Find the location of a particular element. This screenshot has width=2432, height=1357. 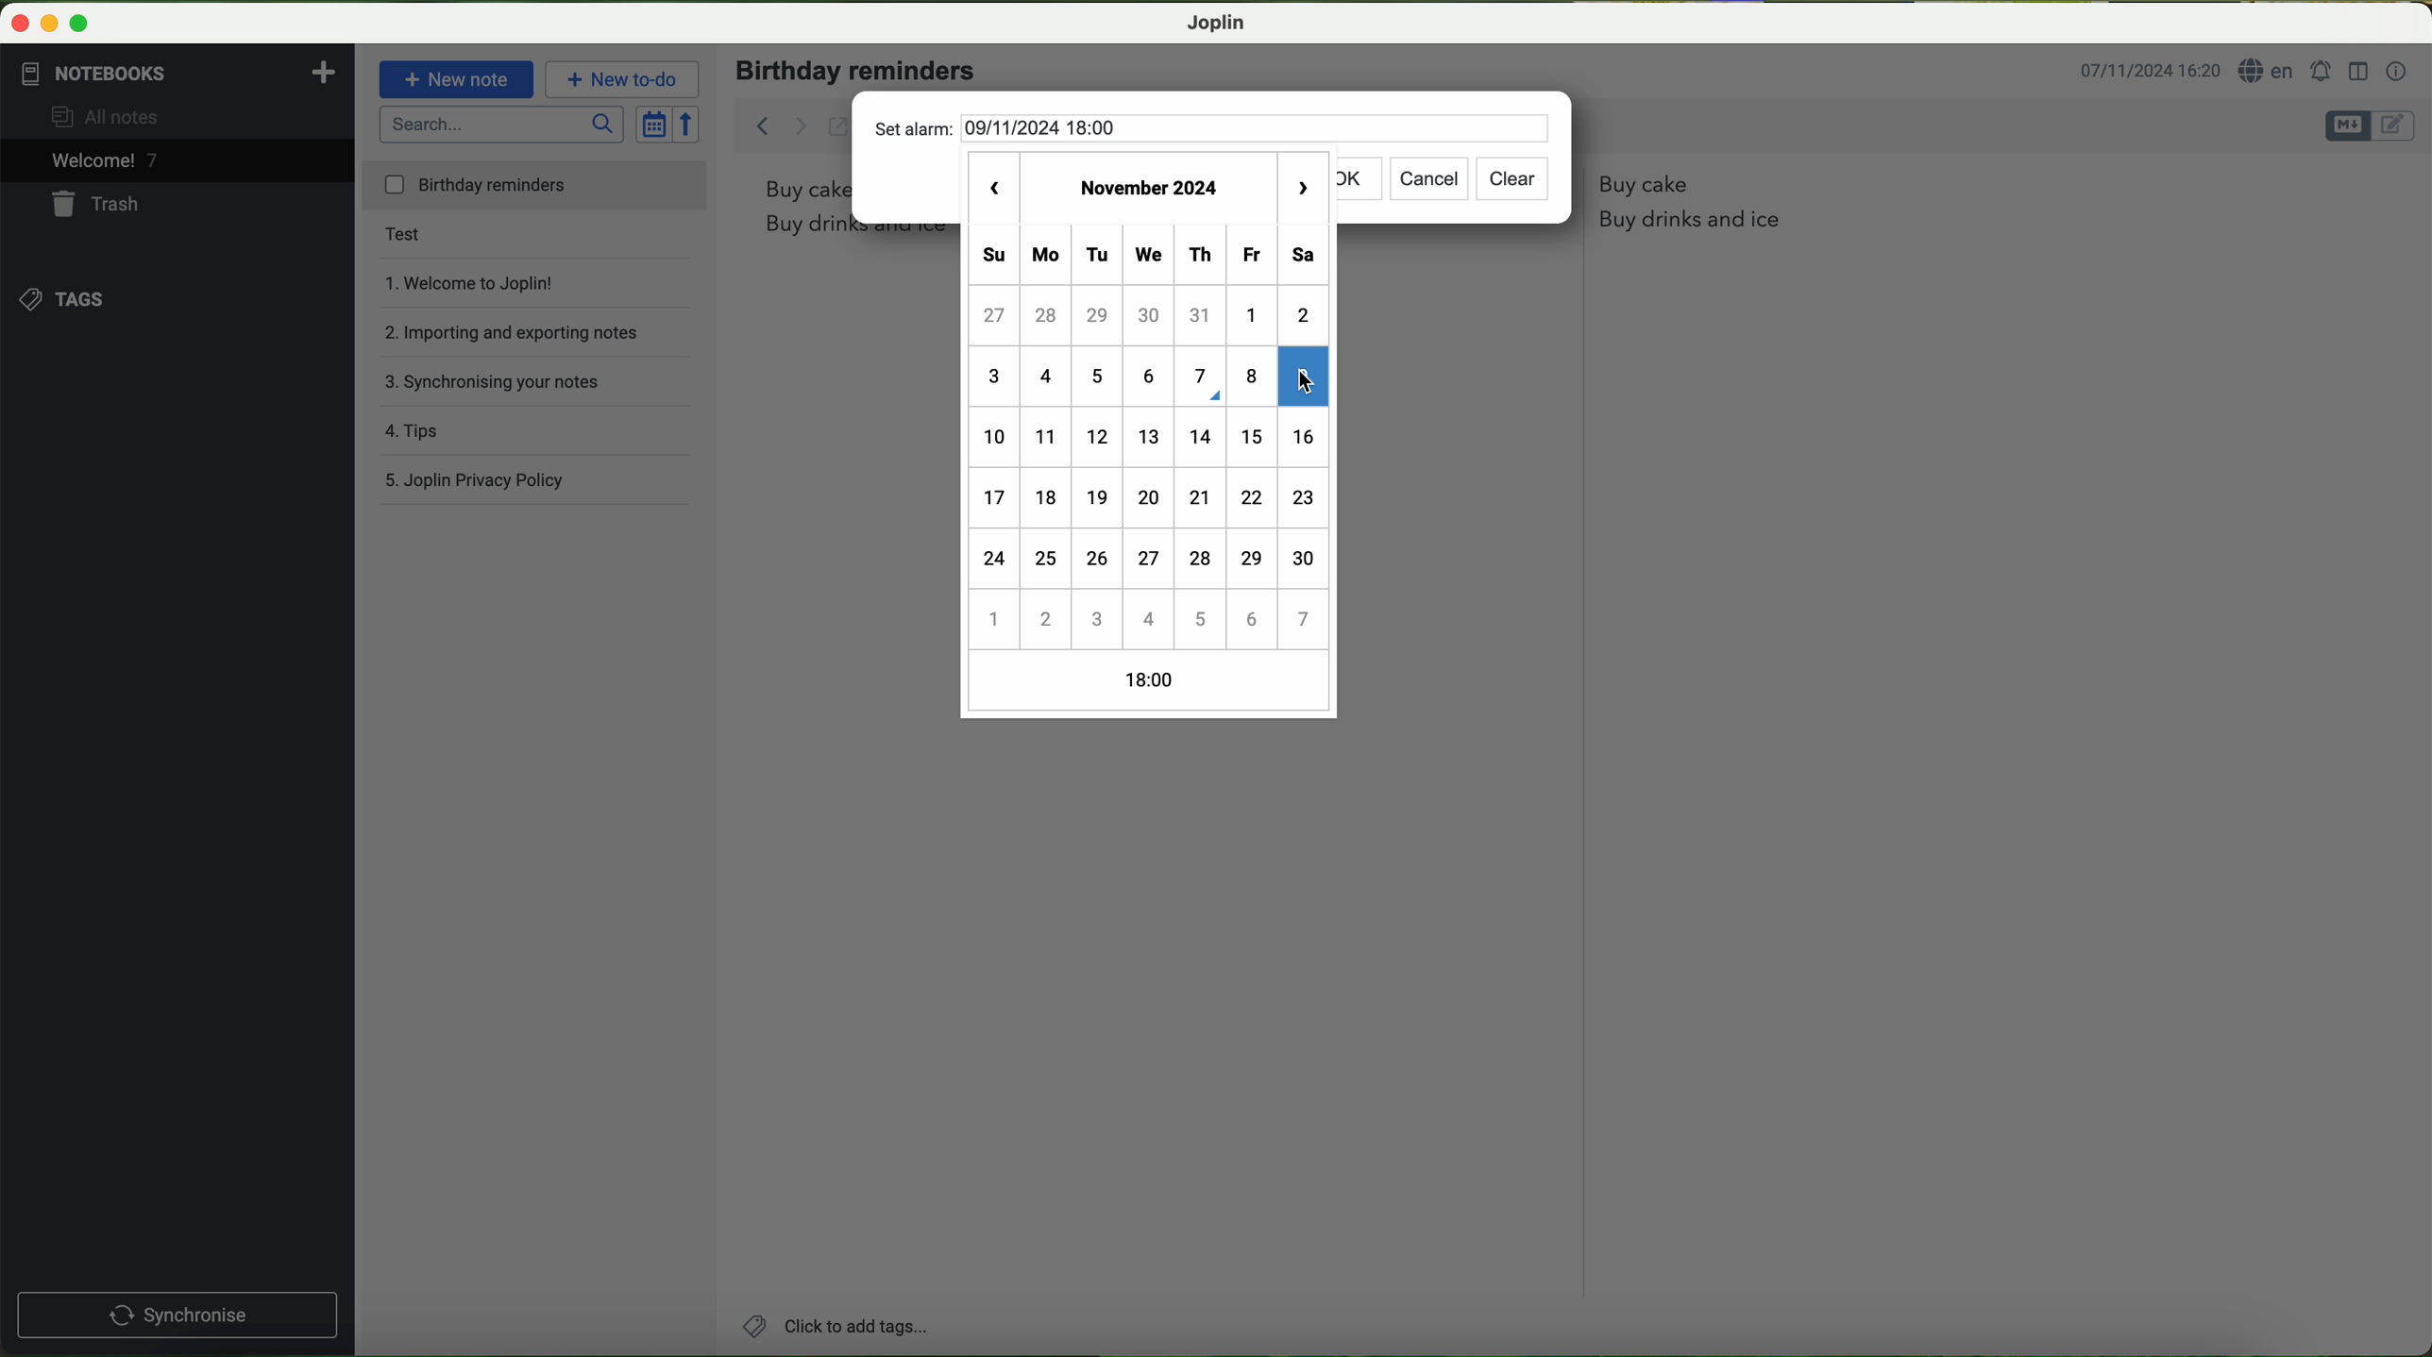

set alarm is located at coordinates (2325, 72).